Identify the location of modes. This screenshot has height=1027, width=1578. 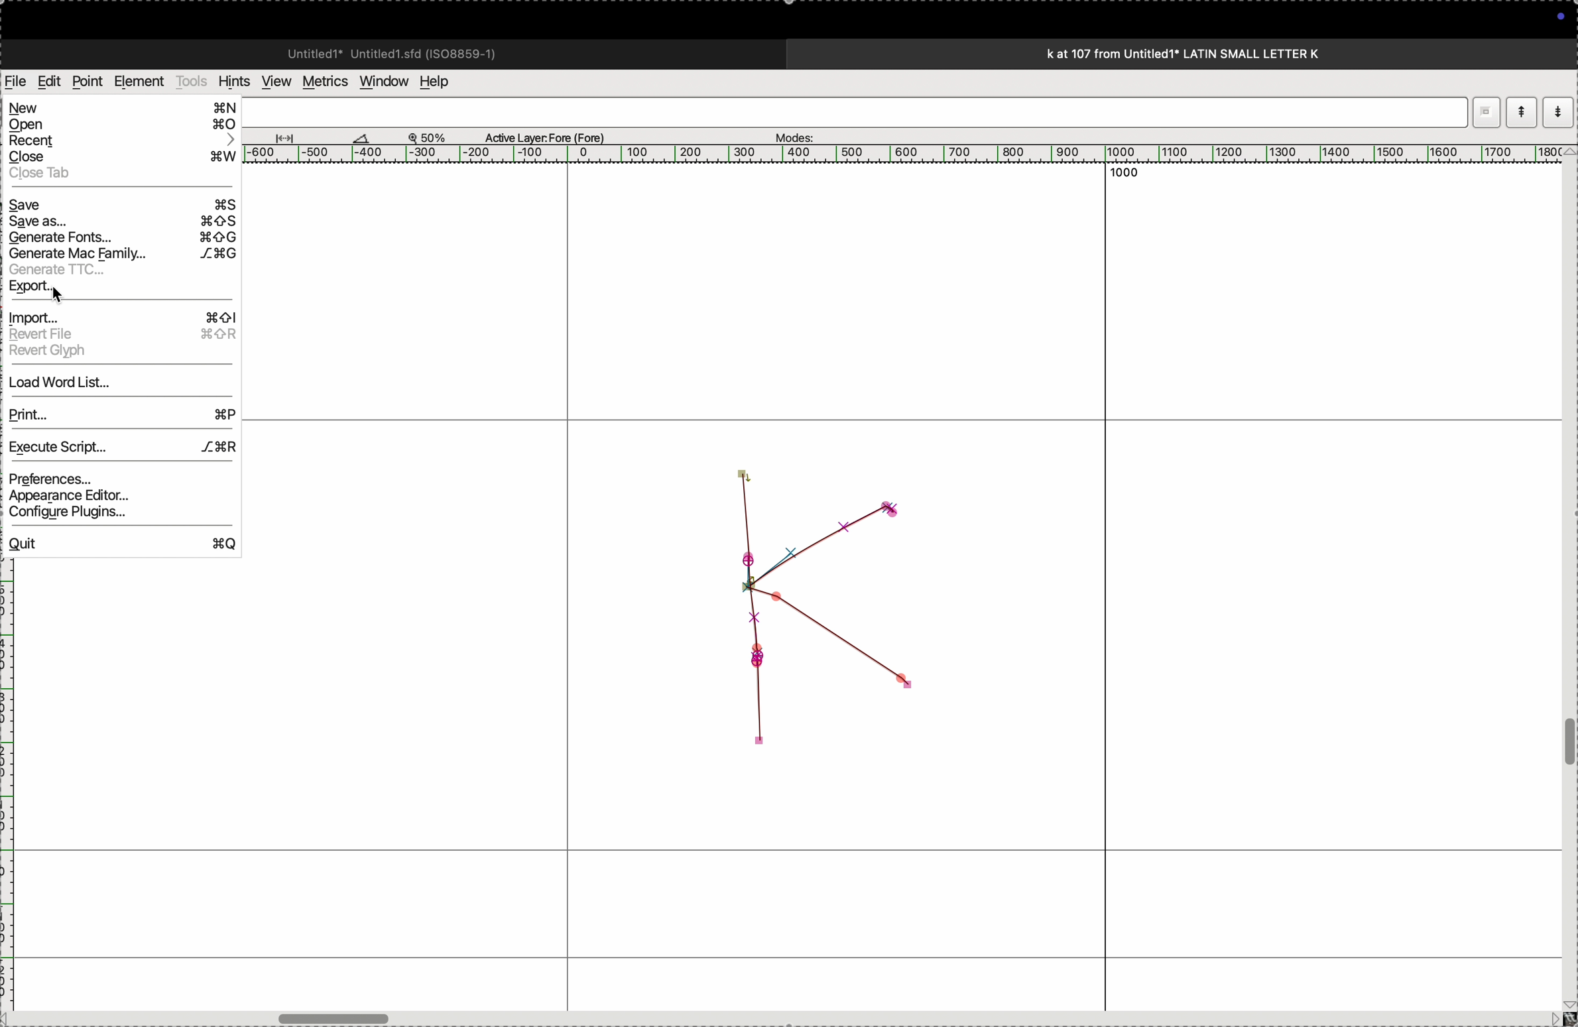
(790, 134).